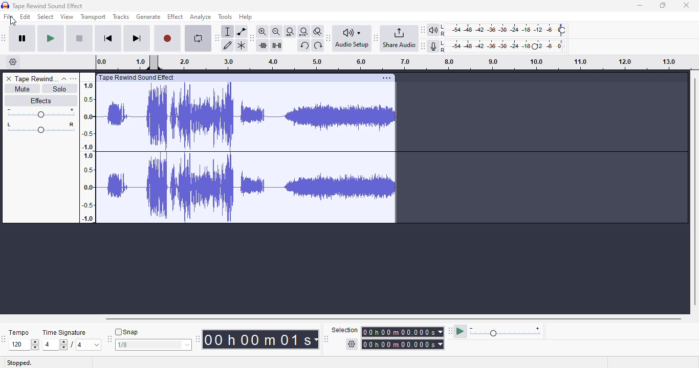 The height and width of the screenshot is (368, 699). What do you see at coordinates (64, 79) in the screenshot?
I see `collapse` at bounding box center [64, 79].